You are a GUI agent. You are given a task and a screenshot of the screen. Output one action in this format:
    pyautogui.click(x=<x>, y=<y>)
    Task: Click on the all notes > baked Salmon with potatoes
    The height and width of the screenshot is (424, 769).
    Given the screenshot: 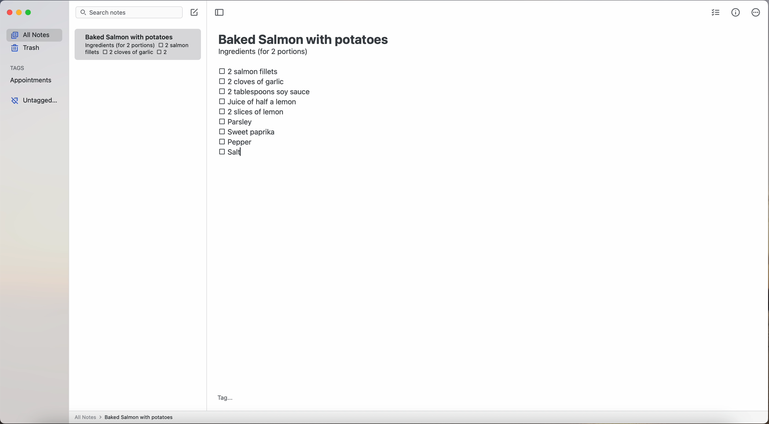 What is the action you would take?
    pyautogui.click(x=124, y=417)
    